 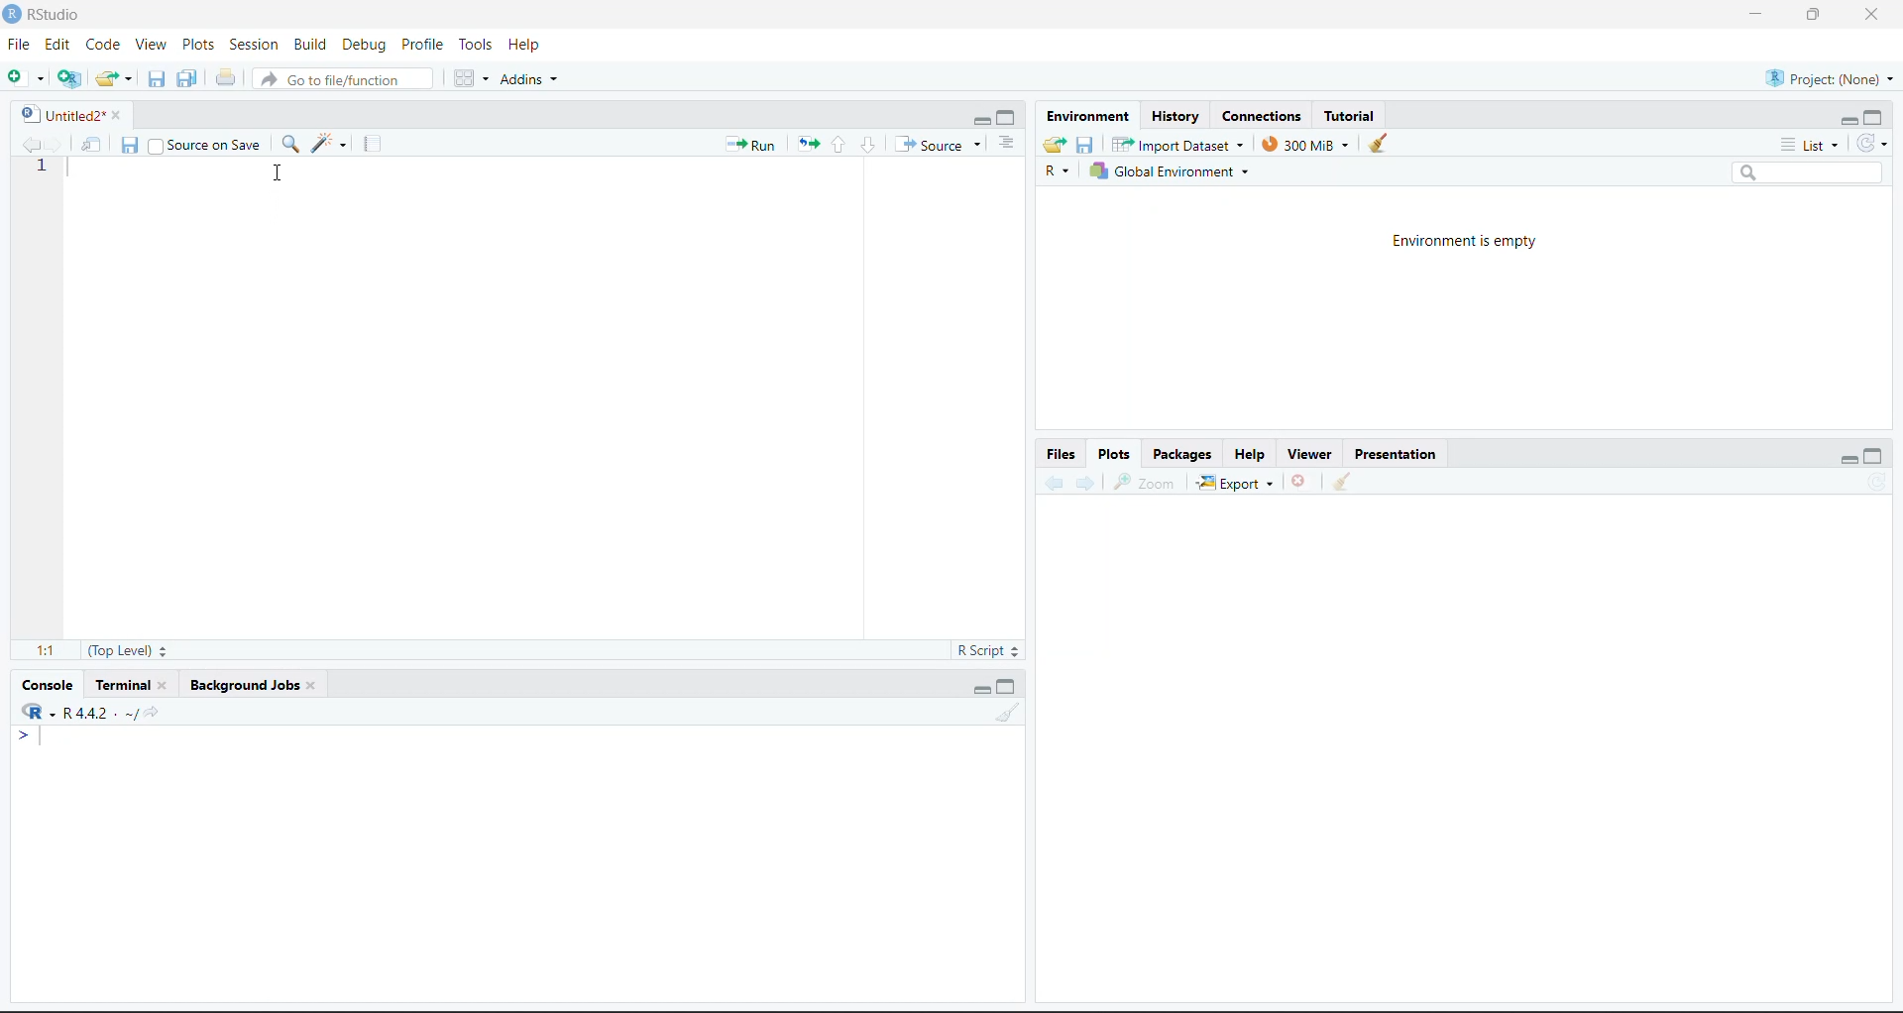 I want to click on show document outline, so click(x=1009, y=144).